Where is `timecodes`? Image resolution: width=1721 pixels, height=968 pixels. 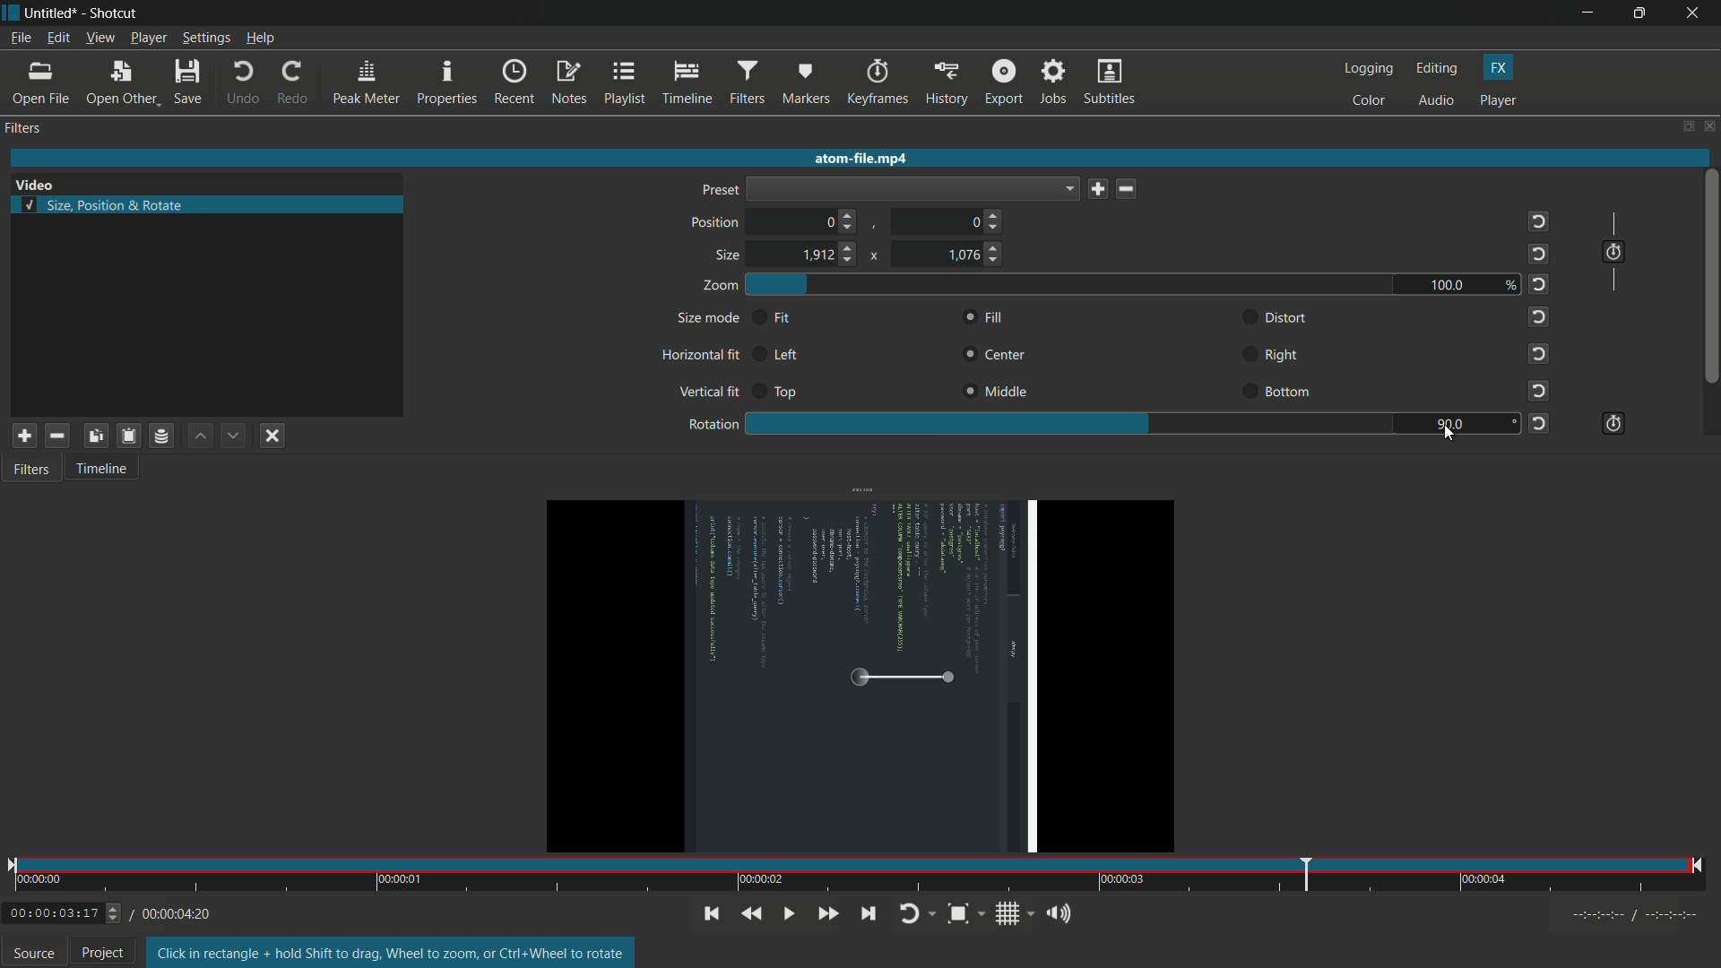
timecodes is located at coordinates (1637, 917).